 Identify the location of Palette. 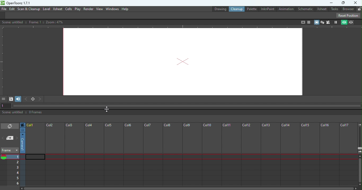
(251, 9).